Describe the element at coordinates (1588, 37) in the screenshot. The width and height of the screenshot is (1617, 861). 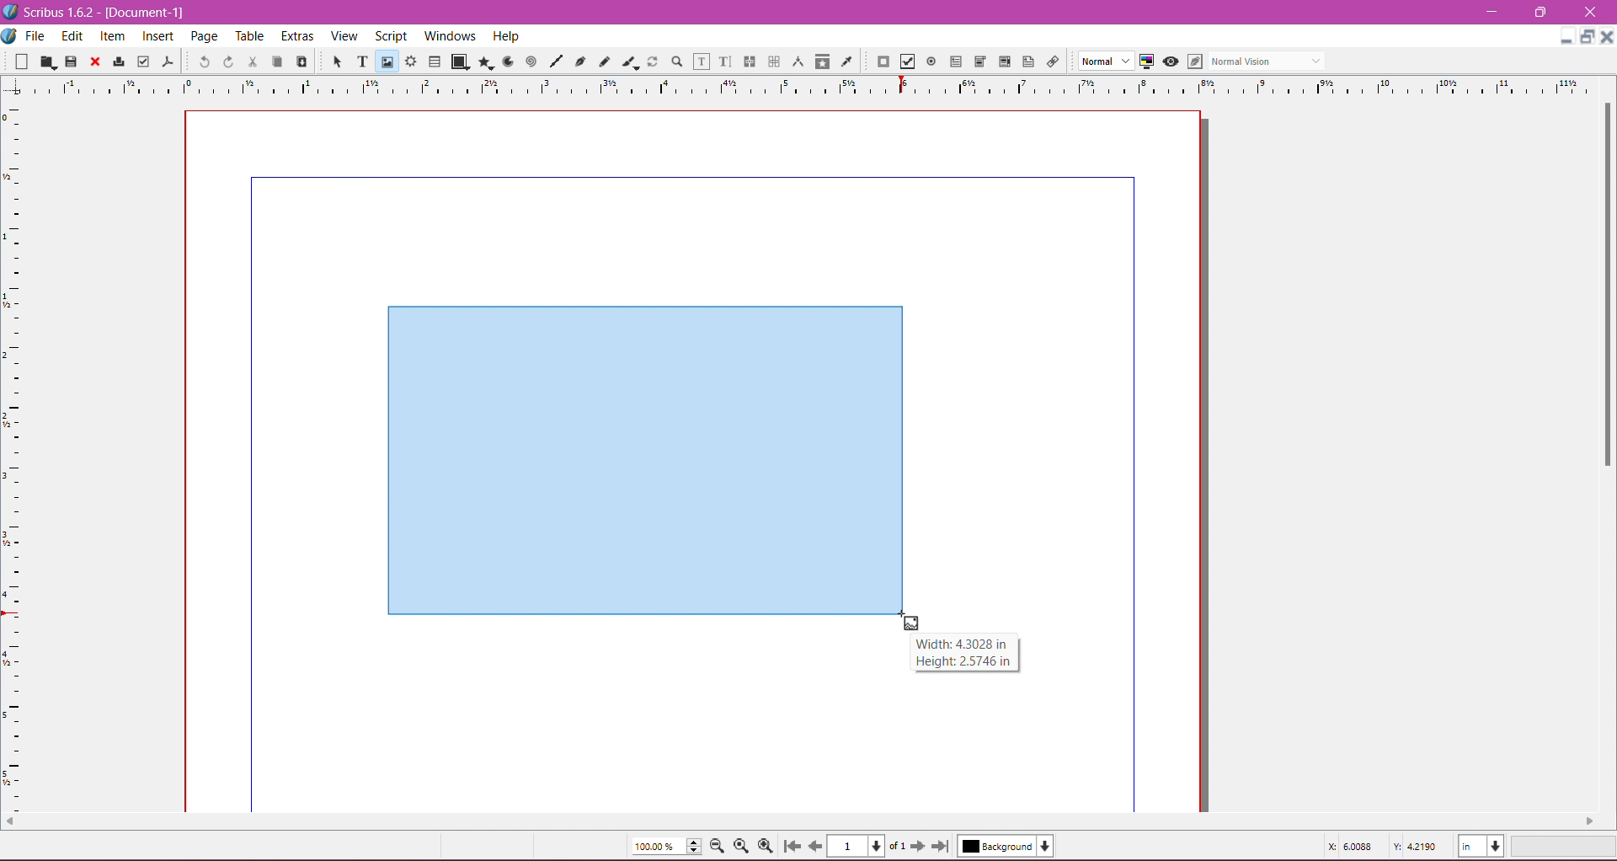
I see `Minimize Document` at that location.